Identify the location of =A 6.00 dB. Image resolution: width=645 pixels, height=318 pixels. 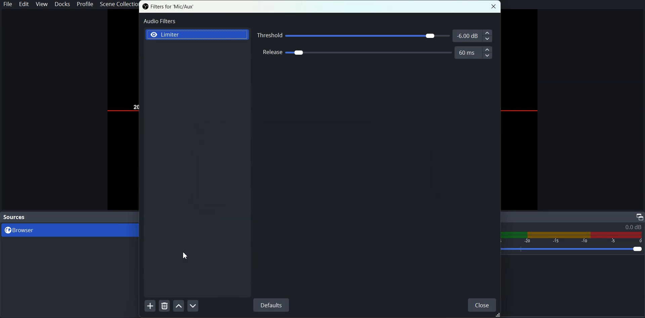
(467, 35).